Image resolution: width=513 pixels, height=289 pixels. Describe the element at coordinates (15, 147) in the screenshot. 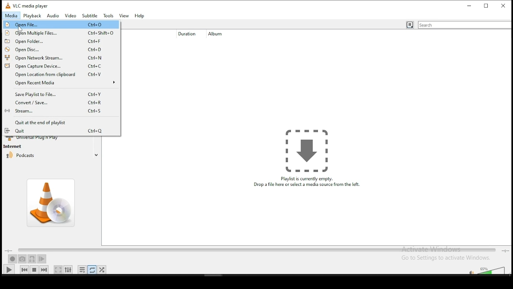

I see `internet` at that location.